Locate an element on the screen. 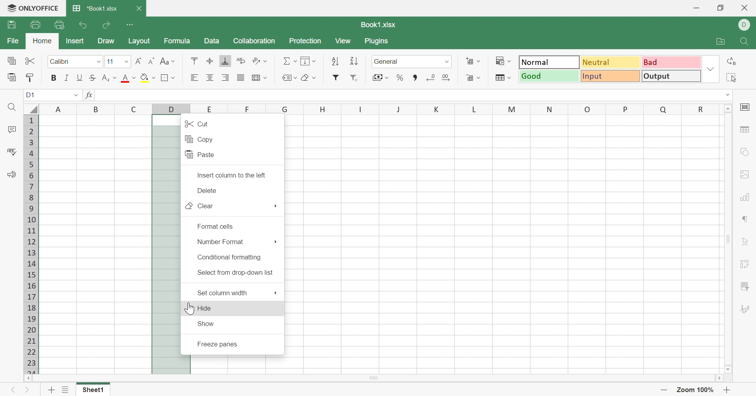 The image size is (756, 396). Italic is located at coordinates (67, 77).